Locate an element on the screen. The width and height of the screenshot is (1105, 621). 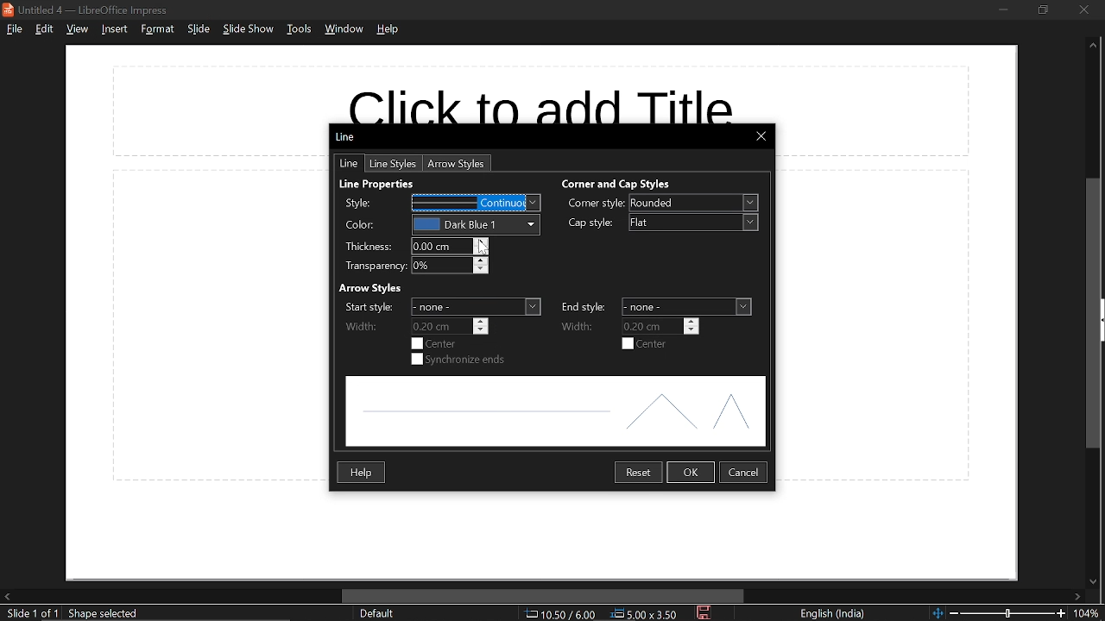
synchronize ends is located at coordinates (458, 360).